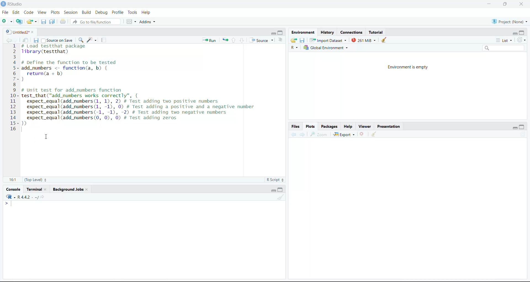 The image size is (530, 282). I want to click on Clear workspace, so click(281, 197).